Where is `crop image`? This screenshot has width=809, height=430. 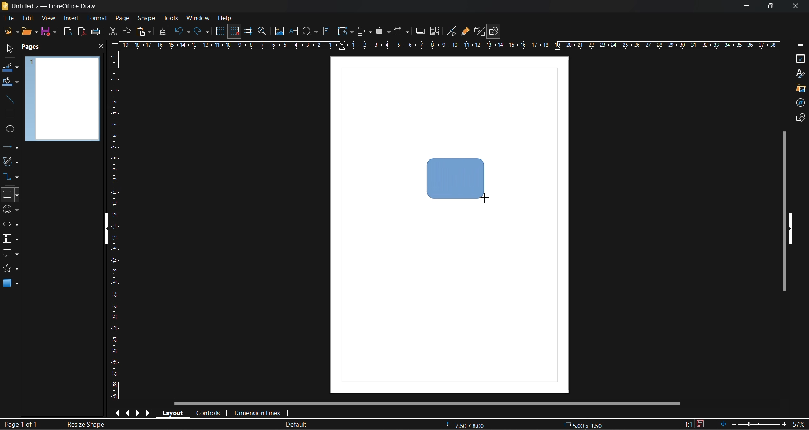 crop image is located at coordinates (435, 32).